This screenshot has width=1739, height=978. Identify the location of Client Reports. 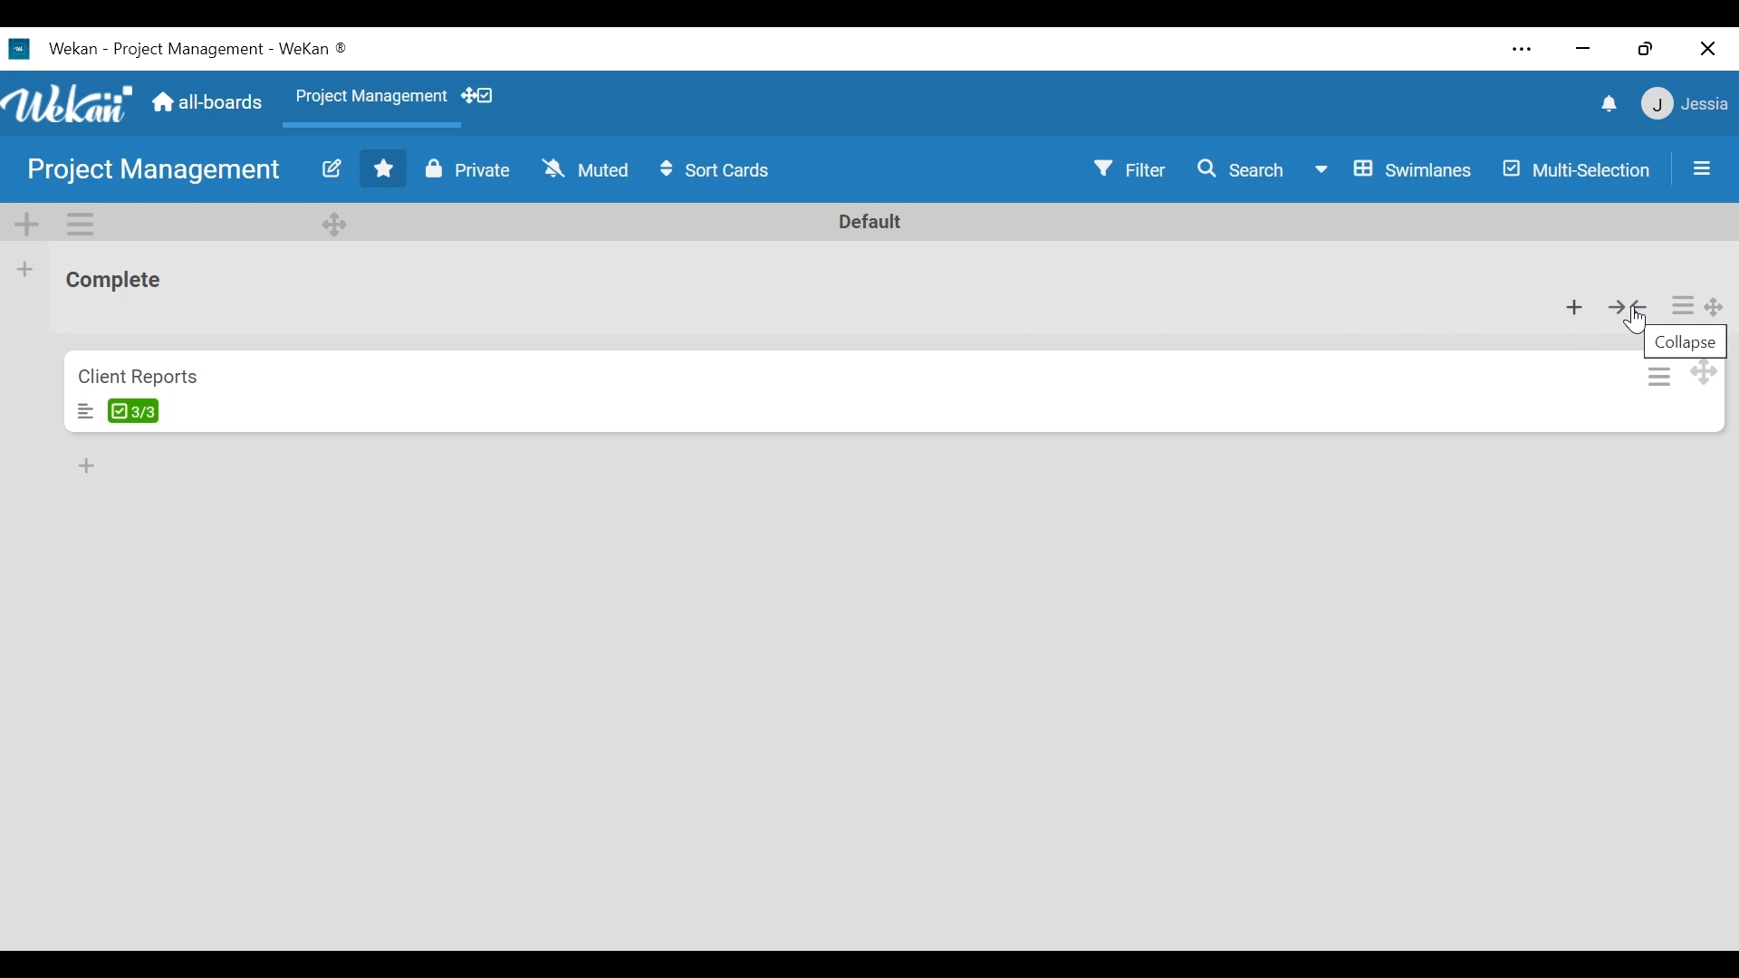
(138, 378).